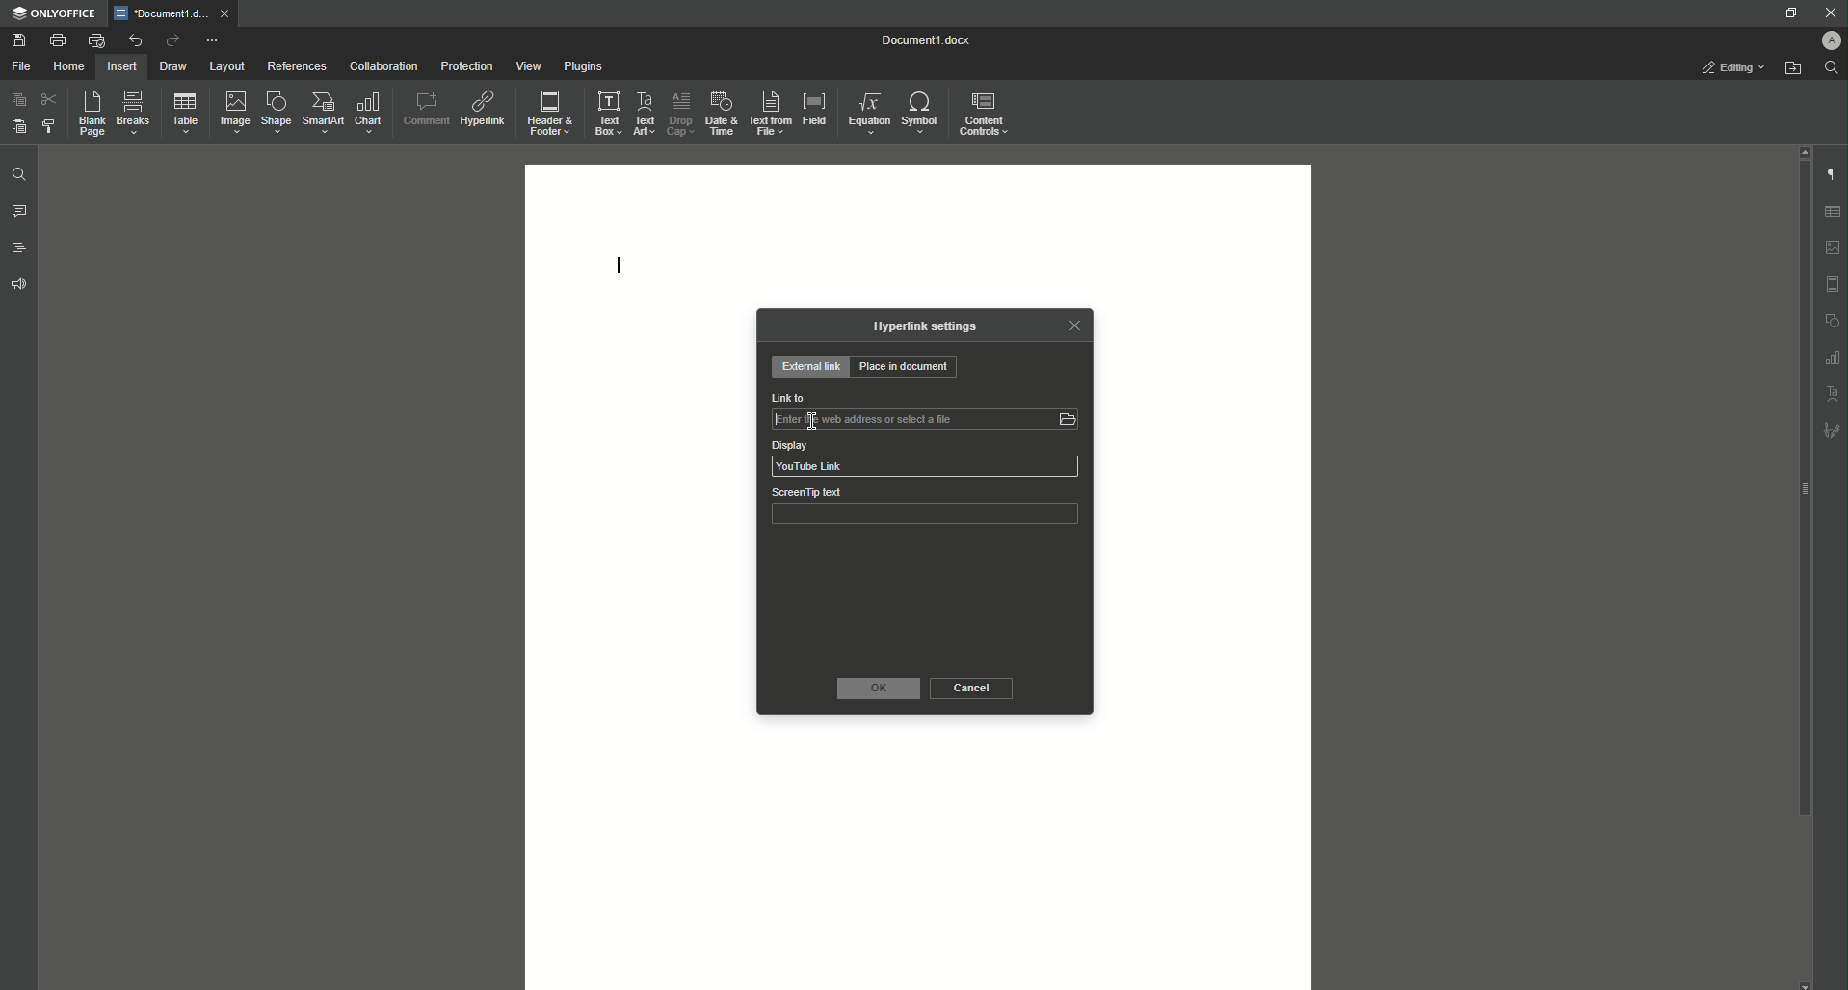 The image size is (1848, 990). What do you see at coordinates (926, 517) in the screenshot?
I see `ScreenTip text` at bounding box center [926, 517].